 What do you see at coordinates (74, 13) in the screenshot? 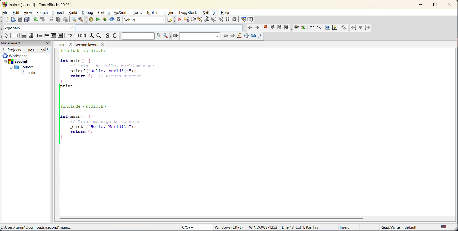
I see `build` at bounding box center [74, 13].